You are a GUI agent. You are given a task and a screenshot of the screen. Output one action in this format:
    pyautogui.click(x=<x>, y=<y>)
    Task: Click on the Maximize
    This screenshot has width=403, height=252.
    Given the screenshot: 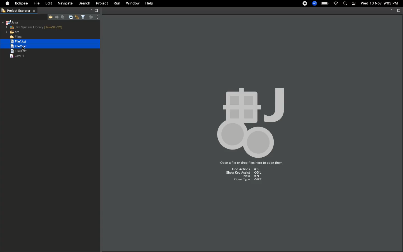 What is the action you would take?
    pyautogui.click(x=96, y=10)
    